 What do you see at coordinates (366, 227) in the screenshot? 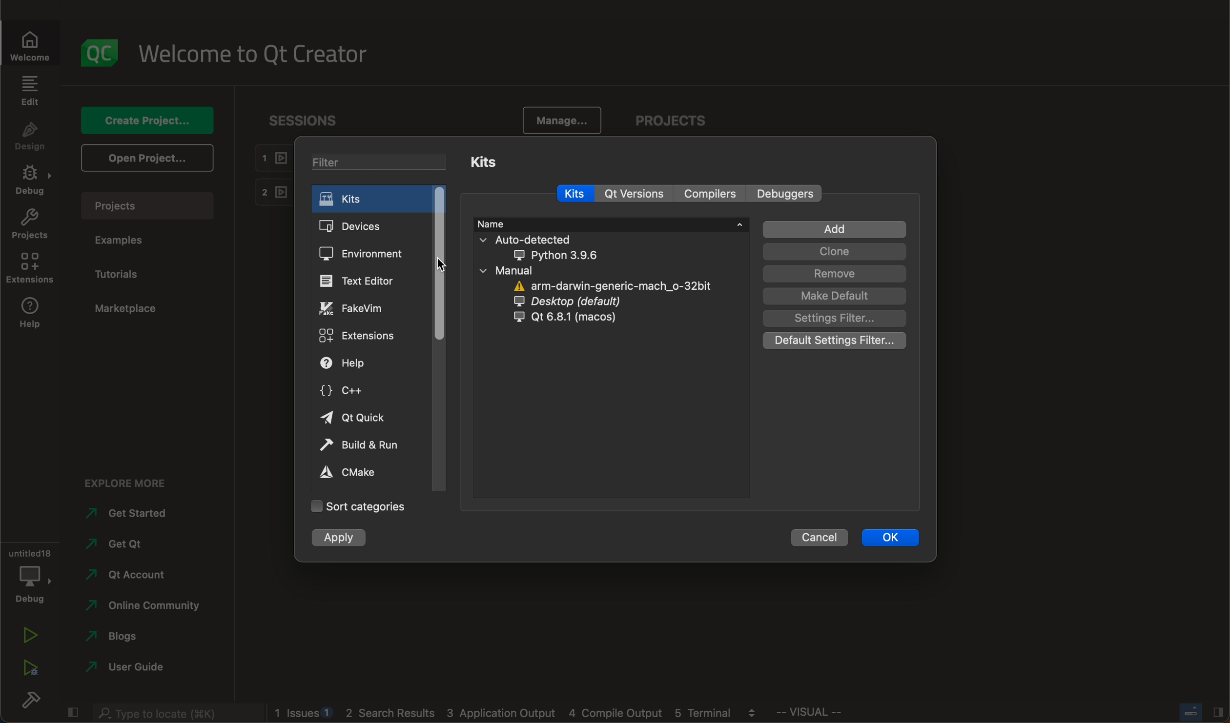
I see `devices` at bounding box center [366, 227].